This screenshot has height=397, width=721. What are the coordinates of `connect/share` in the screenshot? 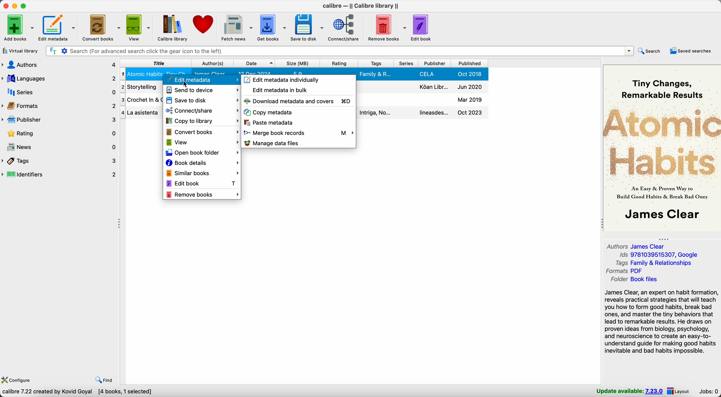 It's located at (345, 28).